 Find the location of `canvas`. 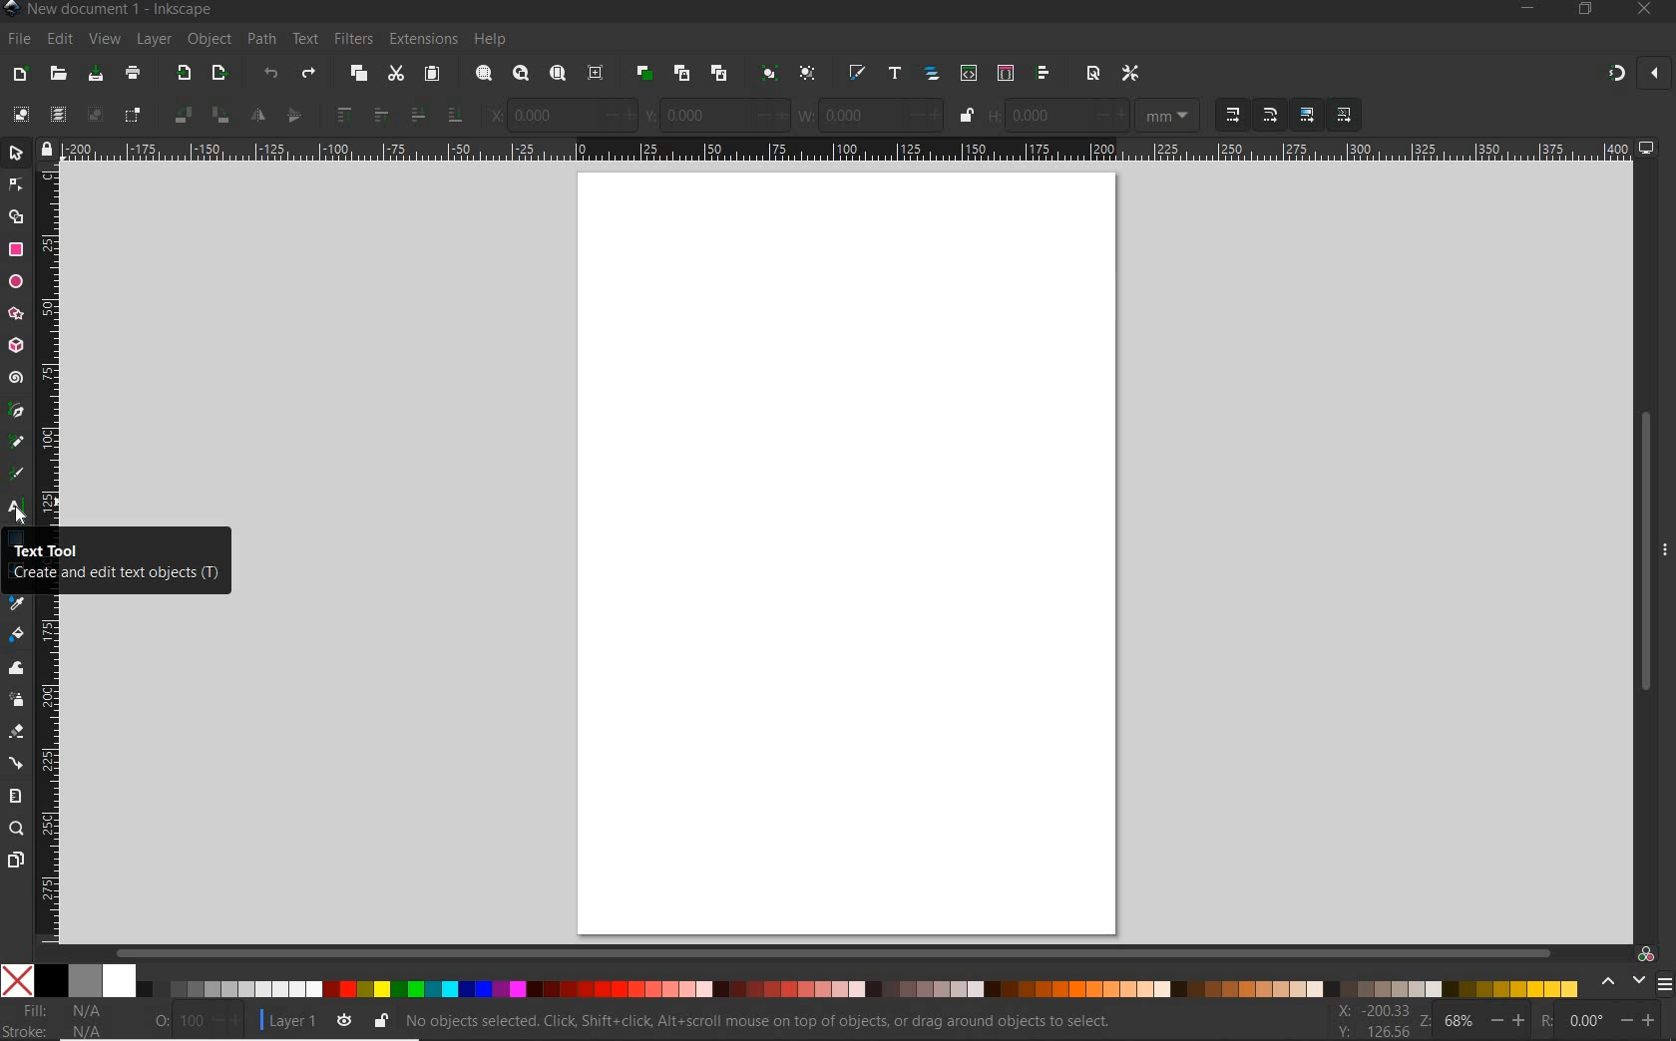

canvas is located at coordinates (848, 549).